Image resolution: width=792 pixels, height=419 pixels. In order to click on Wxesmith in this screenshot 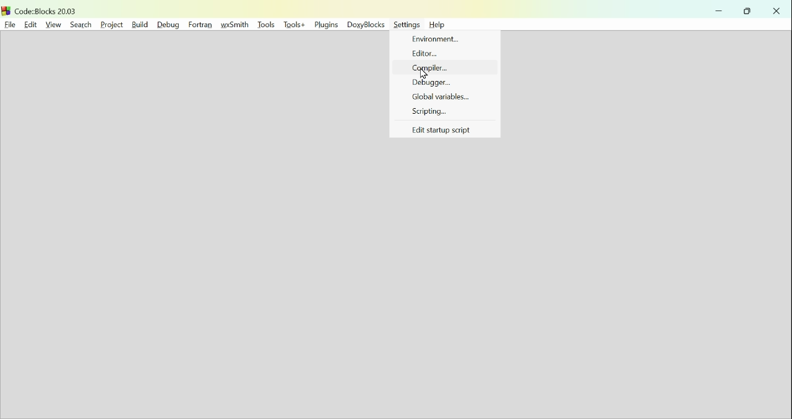, I will do `click(236, 25)`.